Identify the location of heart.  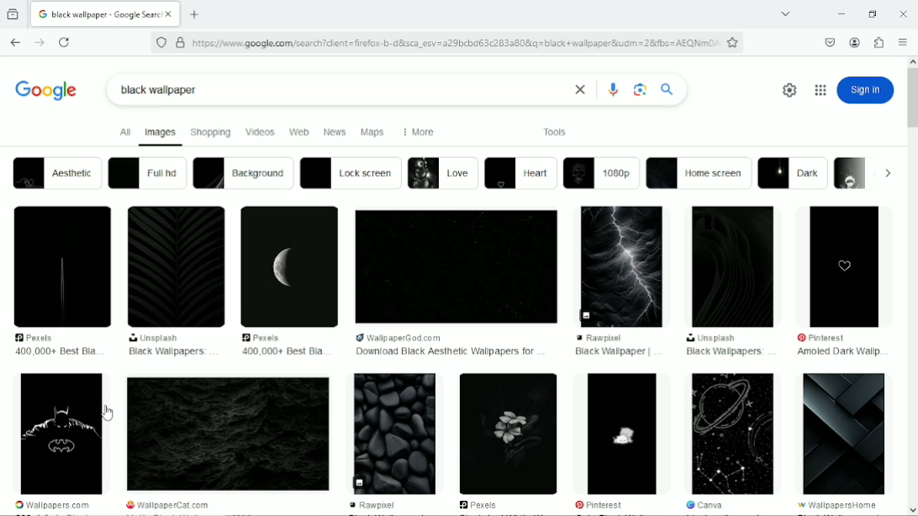
(521, 174).